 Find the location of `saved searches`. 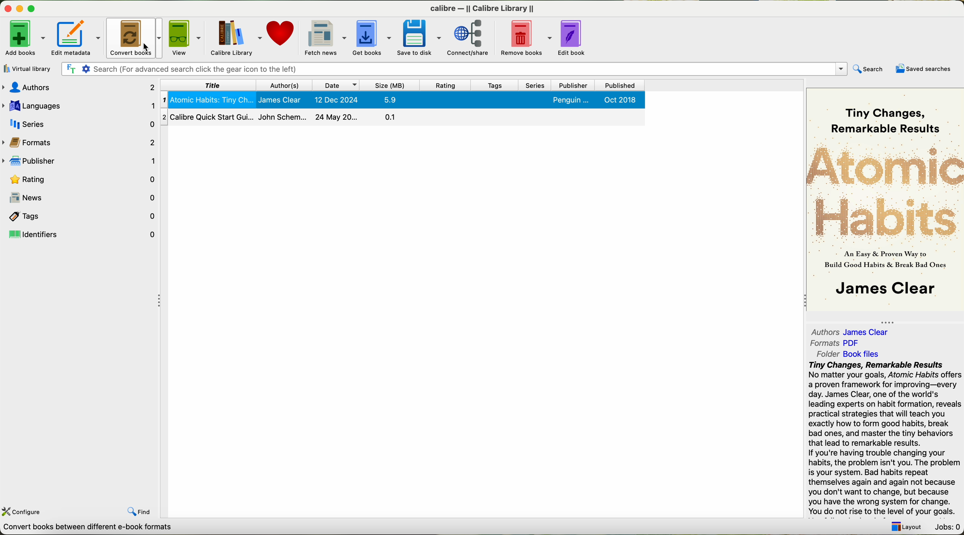

saved searches is located at coordinates (923, 69).